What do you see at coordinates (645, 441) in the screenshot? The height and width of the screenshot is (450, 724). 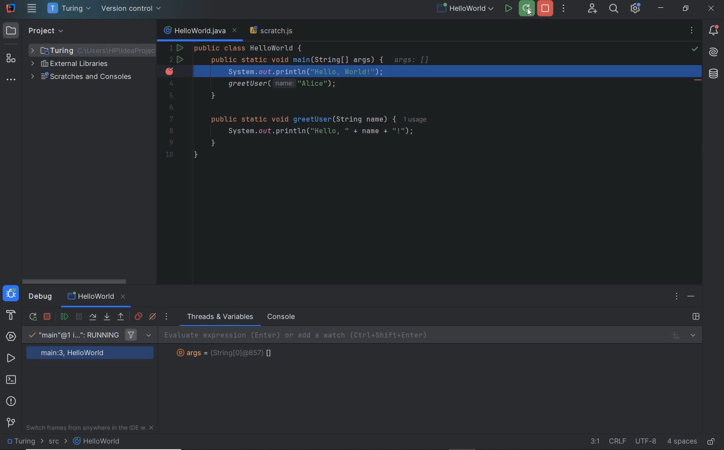 I see `file encoding` at bounding box center [645, 441].